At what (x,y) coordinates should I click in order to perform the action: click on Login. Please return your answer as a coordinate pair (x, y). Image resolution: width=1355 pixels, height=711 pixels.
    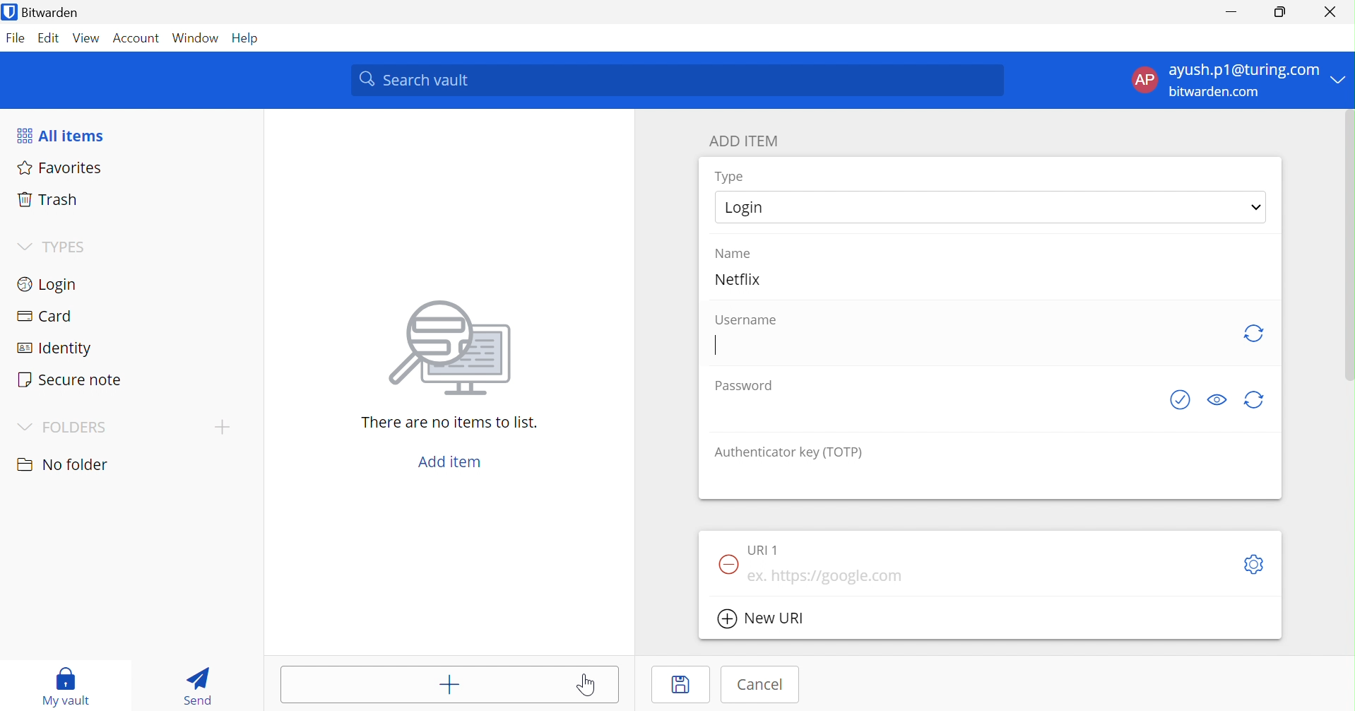
    Looking at the image, I should click on (992, 207).